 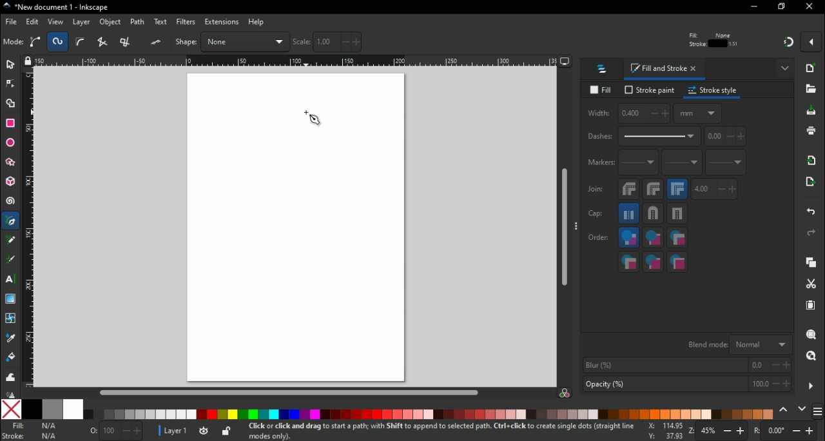 What do you see at coordinates (639, 166) in the screenshot?
I see `start marker` at bounding box center [639, 166].